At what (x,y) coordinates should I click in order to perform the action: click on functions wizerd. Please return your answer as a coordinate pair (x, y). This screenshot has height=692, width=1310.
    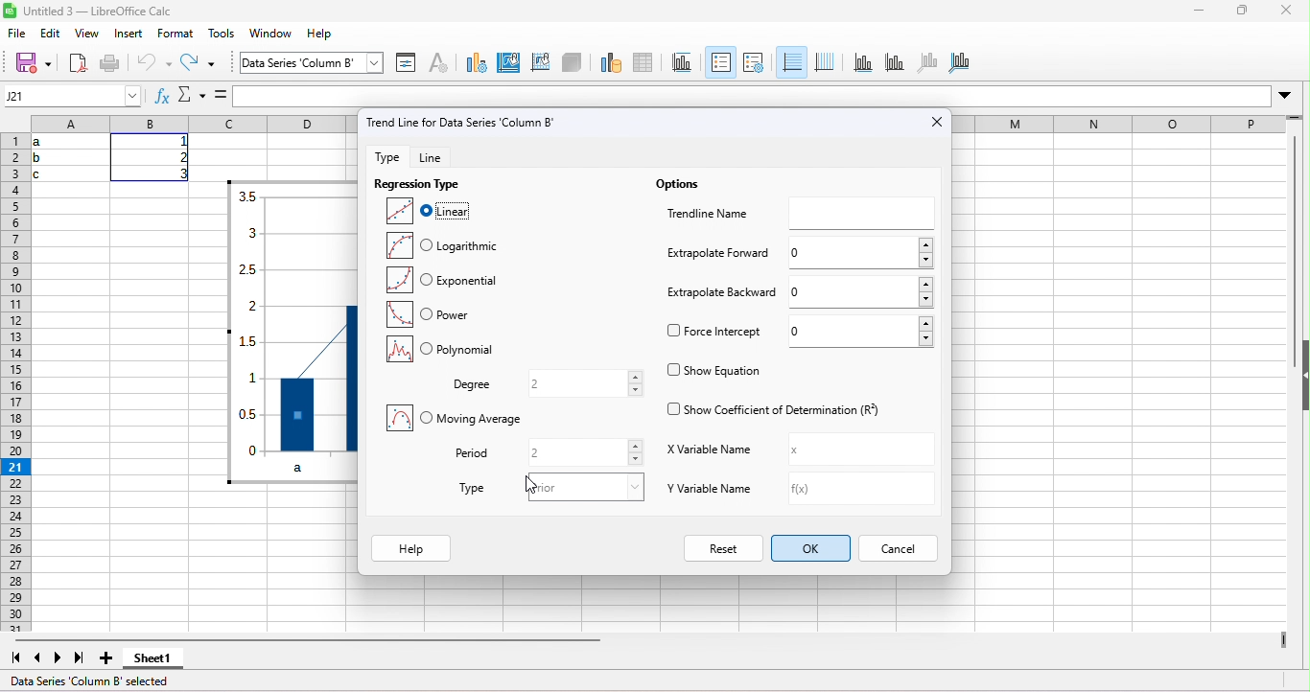
    Looking at the image, I should click on (160, 95).